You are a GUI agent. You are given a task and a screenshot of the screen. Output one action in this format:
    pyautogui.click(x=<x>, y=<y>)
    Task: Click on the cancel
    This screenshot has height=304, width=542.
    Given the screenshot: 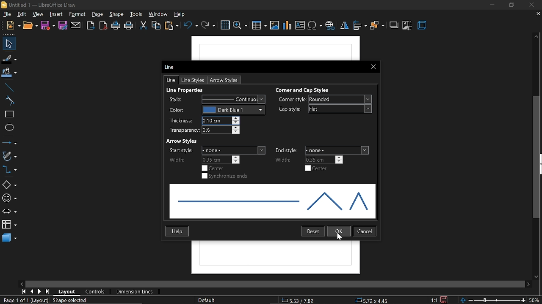 What is the action you would take?
    pyautogui.click(x=365, y=231)
    